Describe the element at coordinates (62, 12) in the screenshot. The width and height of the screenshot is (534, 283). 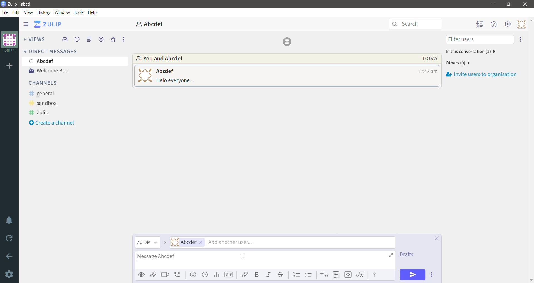
I see `Window` at that location.